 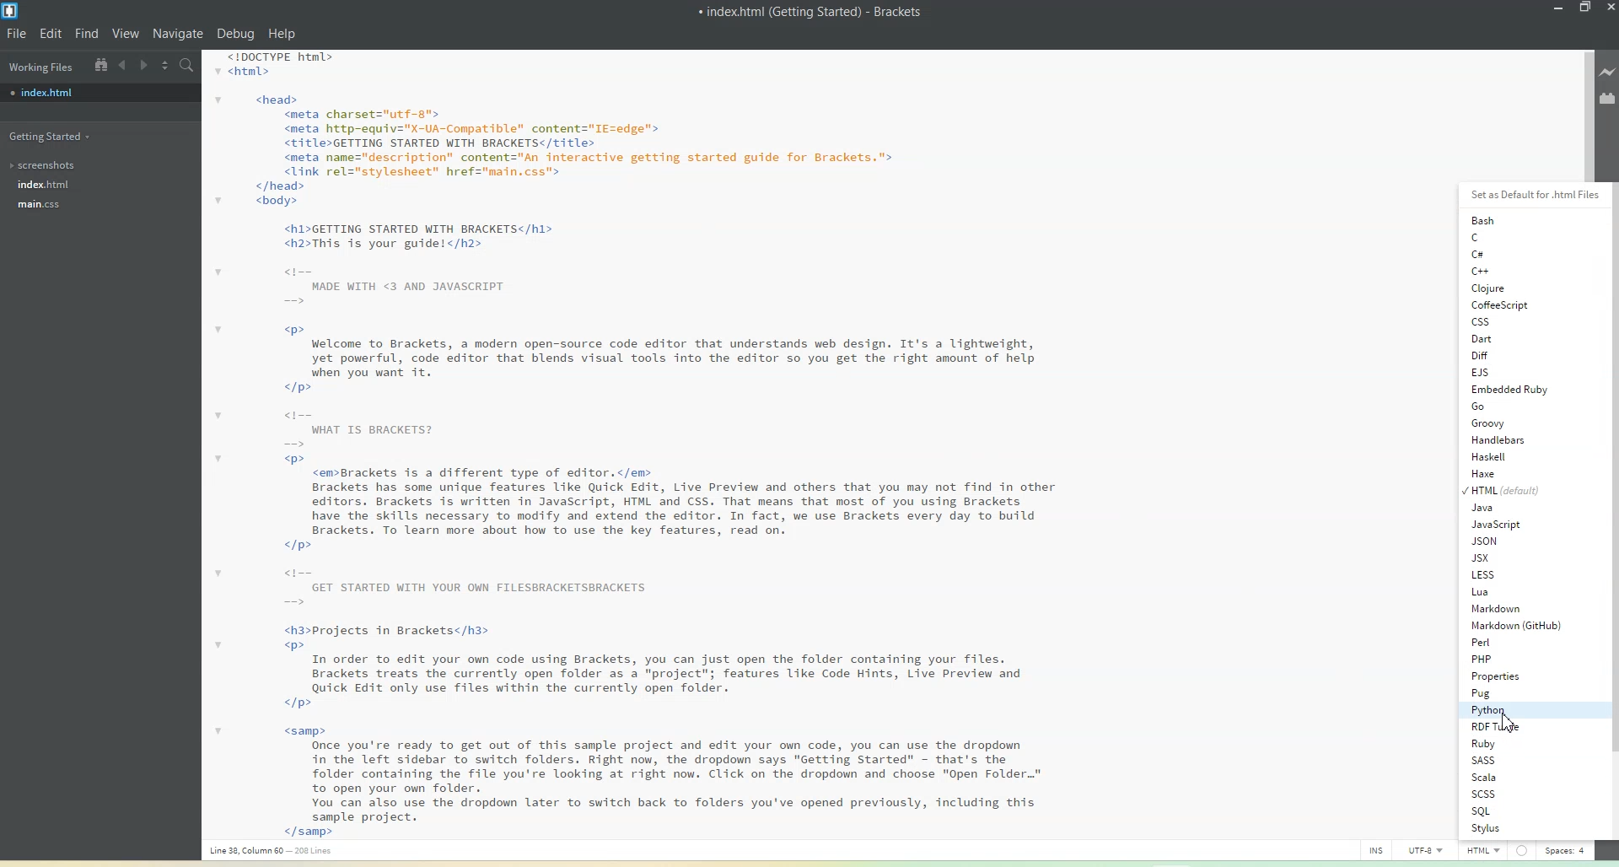 I want to click on Vertical scroll bar, so click(x=1609, y=509).